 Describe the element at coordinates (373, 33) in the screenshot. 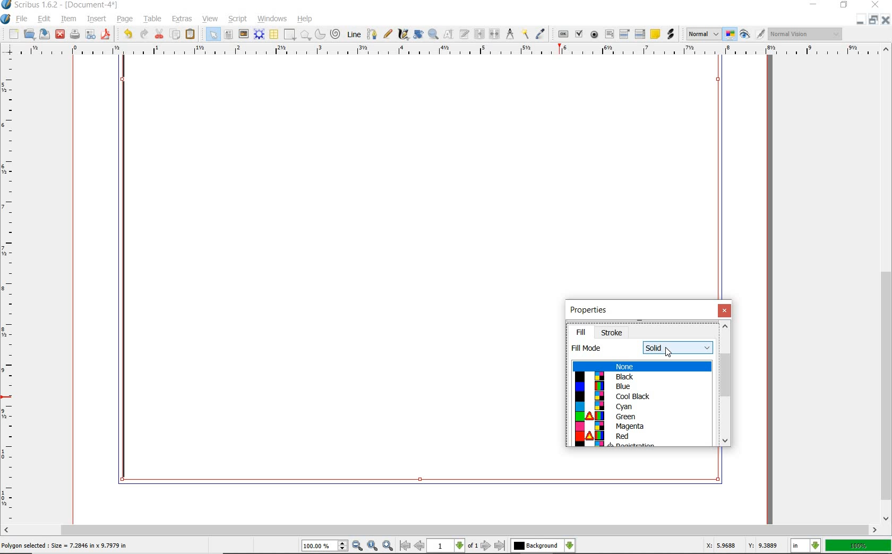

I see `Bezier curve` at that location.